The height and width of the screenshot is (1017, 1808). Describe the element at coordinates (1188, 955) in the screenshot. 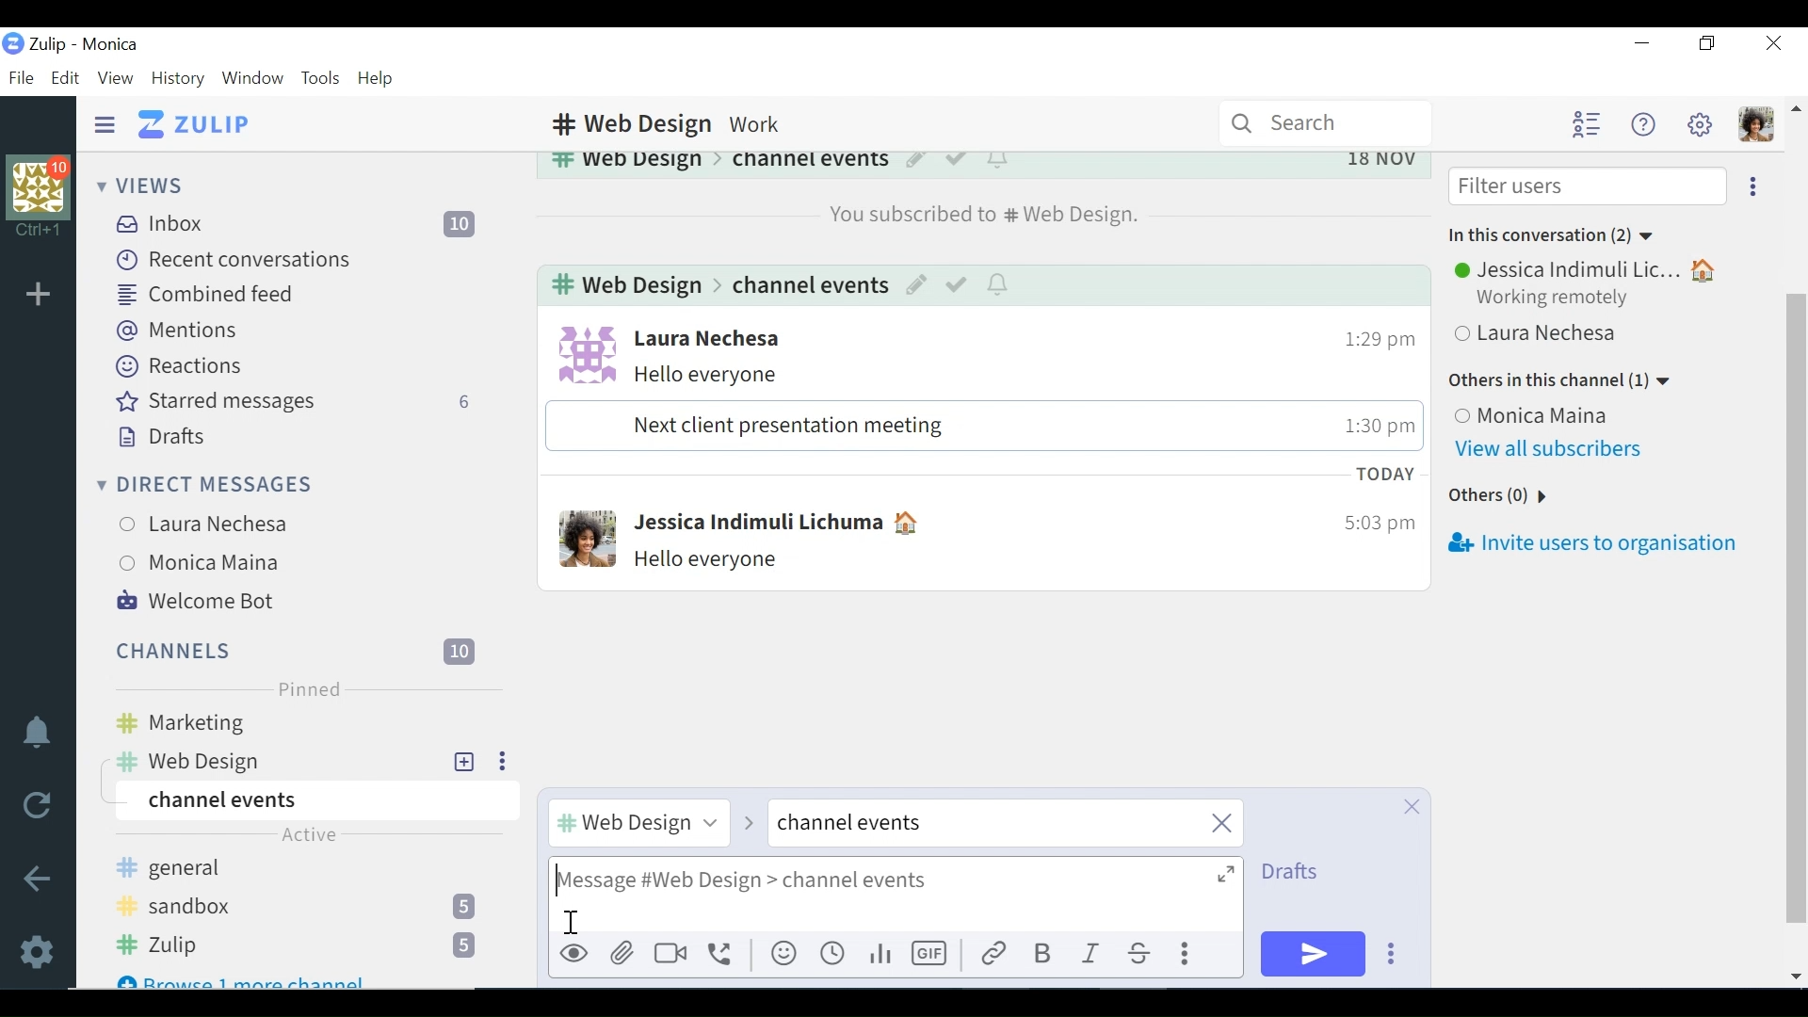

I see `Compose actions` at that location.